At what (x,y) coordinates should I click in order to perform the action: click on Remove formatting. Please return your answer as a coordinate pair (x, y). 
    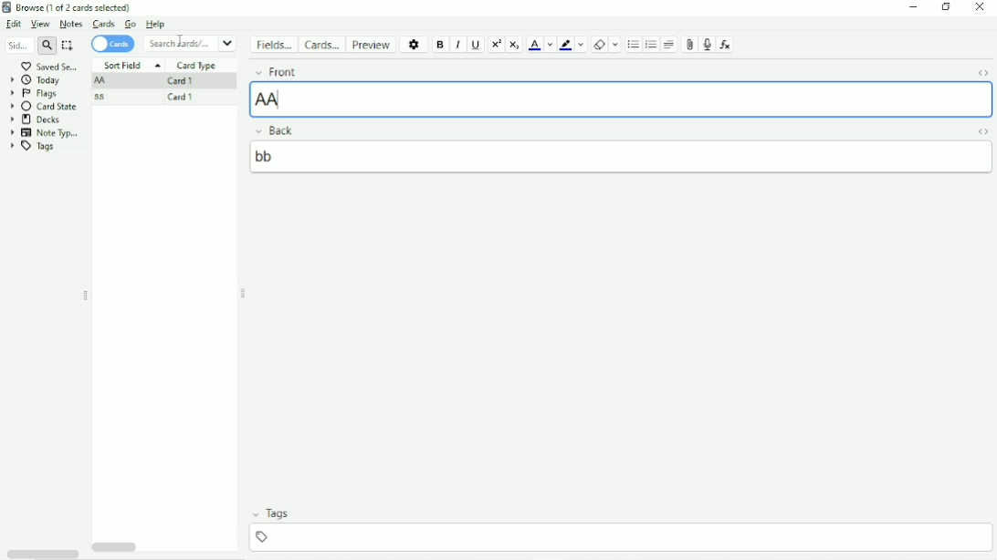
    Looking at the image, I should click on (599, 45).